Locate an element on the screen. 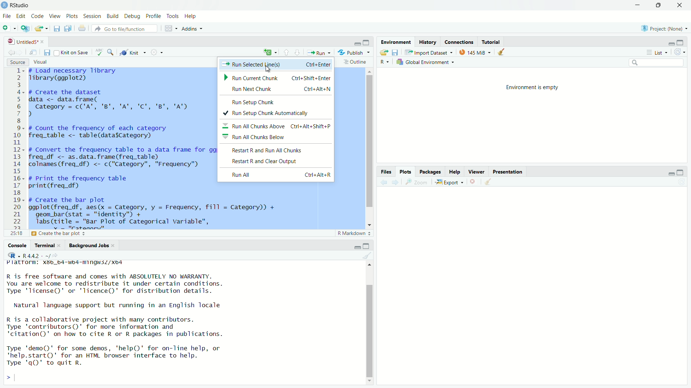 The height and width of the screenshot is (388, 691). minimize is located at coordinates (670, 43).